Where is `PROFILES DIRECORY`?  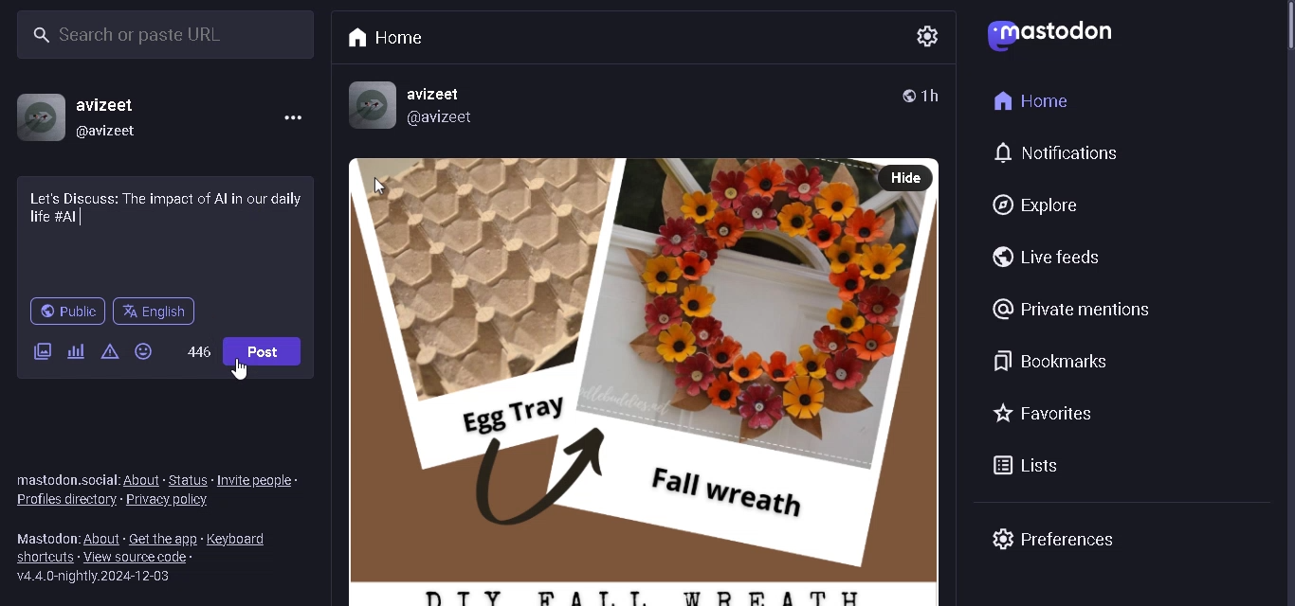
PROFILES DIRECORY is located at coordinates (64, 502).